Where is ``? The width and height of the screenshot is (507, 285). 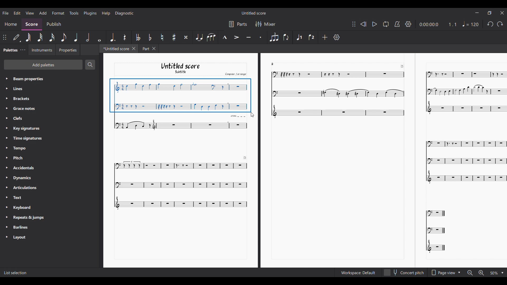  is located at coordinates (7, 218).